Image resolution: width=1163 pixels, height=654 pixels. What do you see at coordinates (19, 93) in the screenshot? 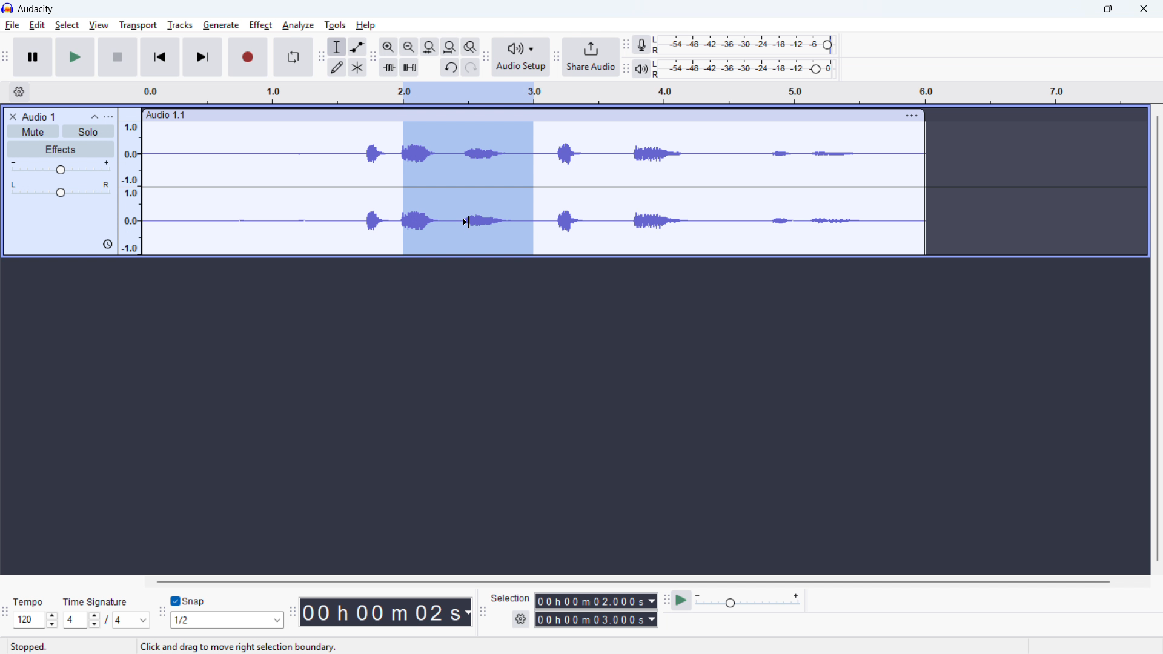
I see `Timeline settings` at bounding box center [19, 93].